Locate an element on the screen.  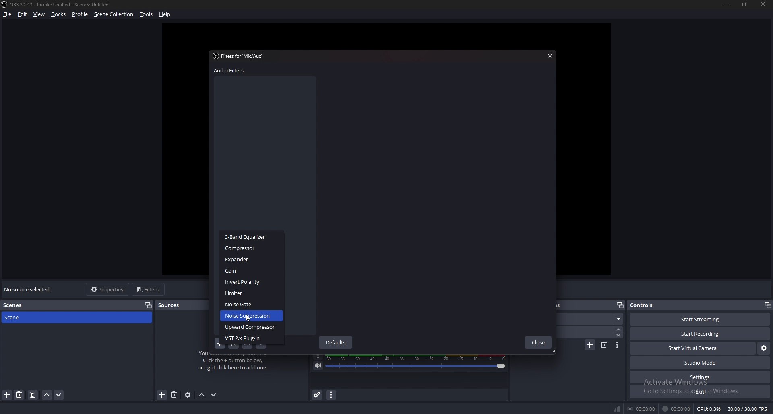
settings is located at coordinates (700, 377).